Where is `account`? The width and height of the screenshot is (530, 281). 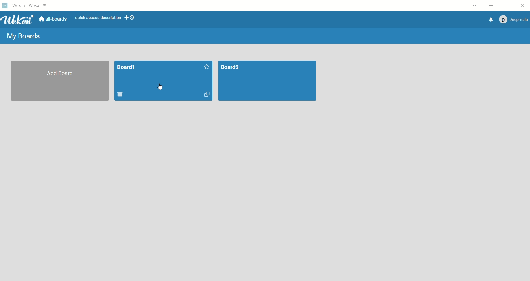
account is located at coordinates (515, 20).